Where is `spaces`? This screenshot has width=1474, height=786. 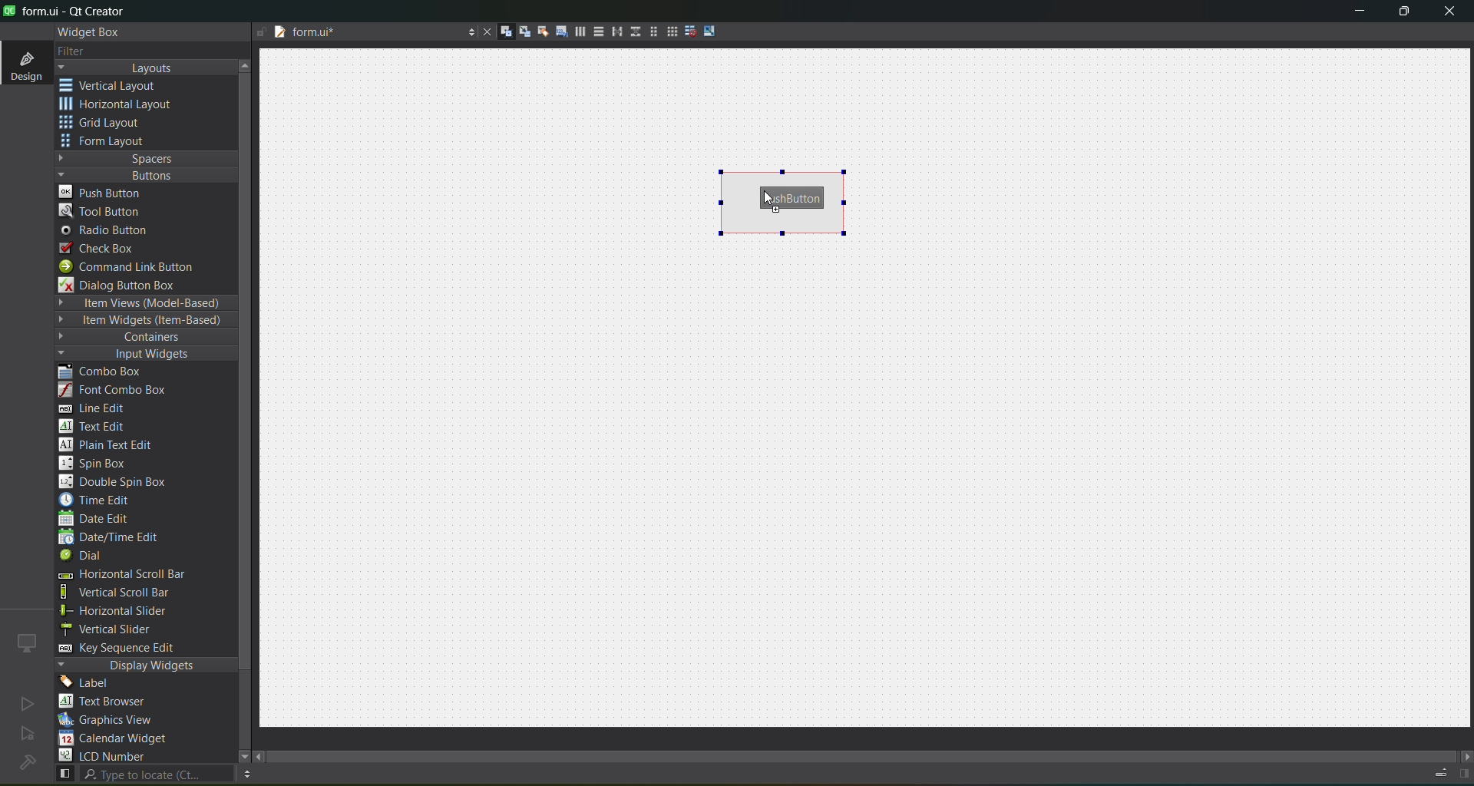 spaces is located at coordinates (147, 158).